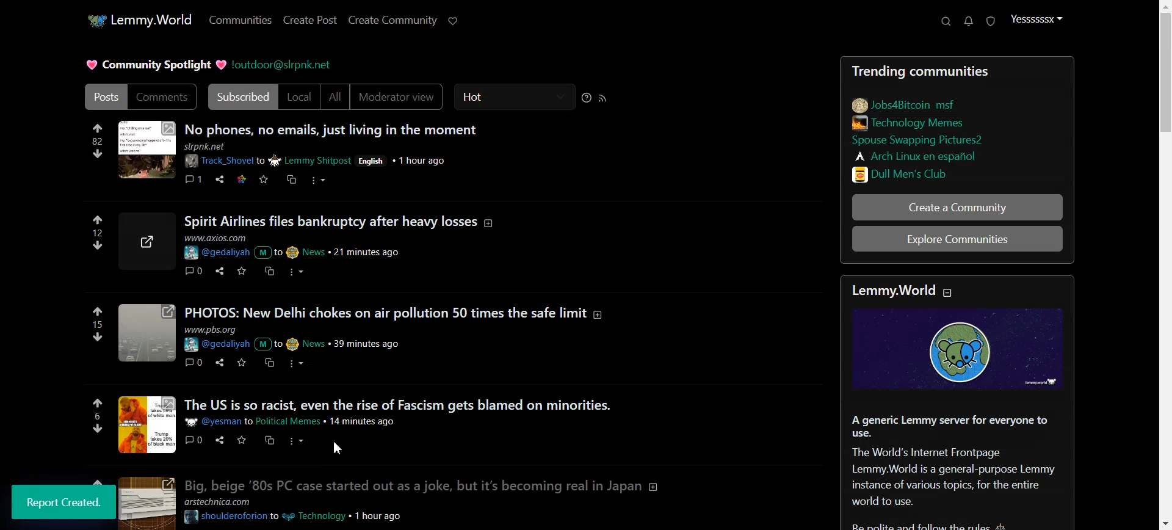 This screenshot has height=530, width=1172. What do you see at coordinates (98, 403) in the screenshot?
I see `upvote` at bounding box center [98, 403].